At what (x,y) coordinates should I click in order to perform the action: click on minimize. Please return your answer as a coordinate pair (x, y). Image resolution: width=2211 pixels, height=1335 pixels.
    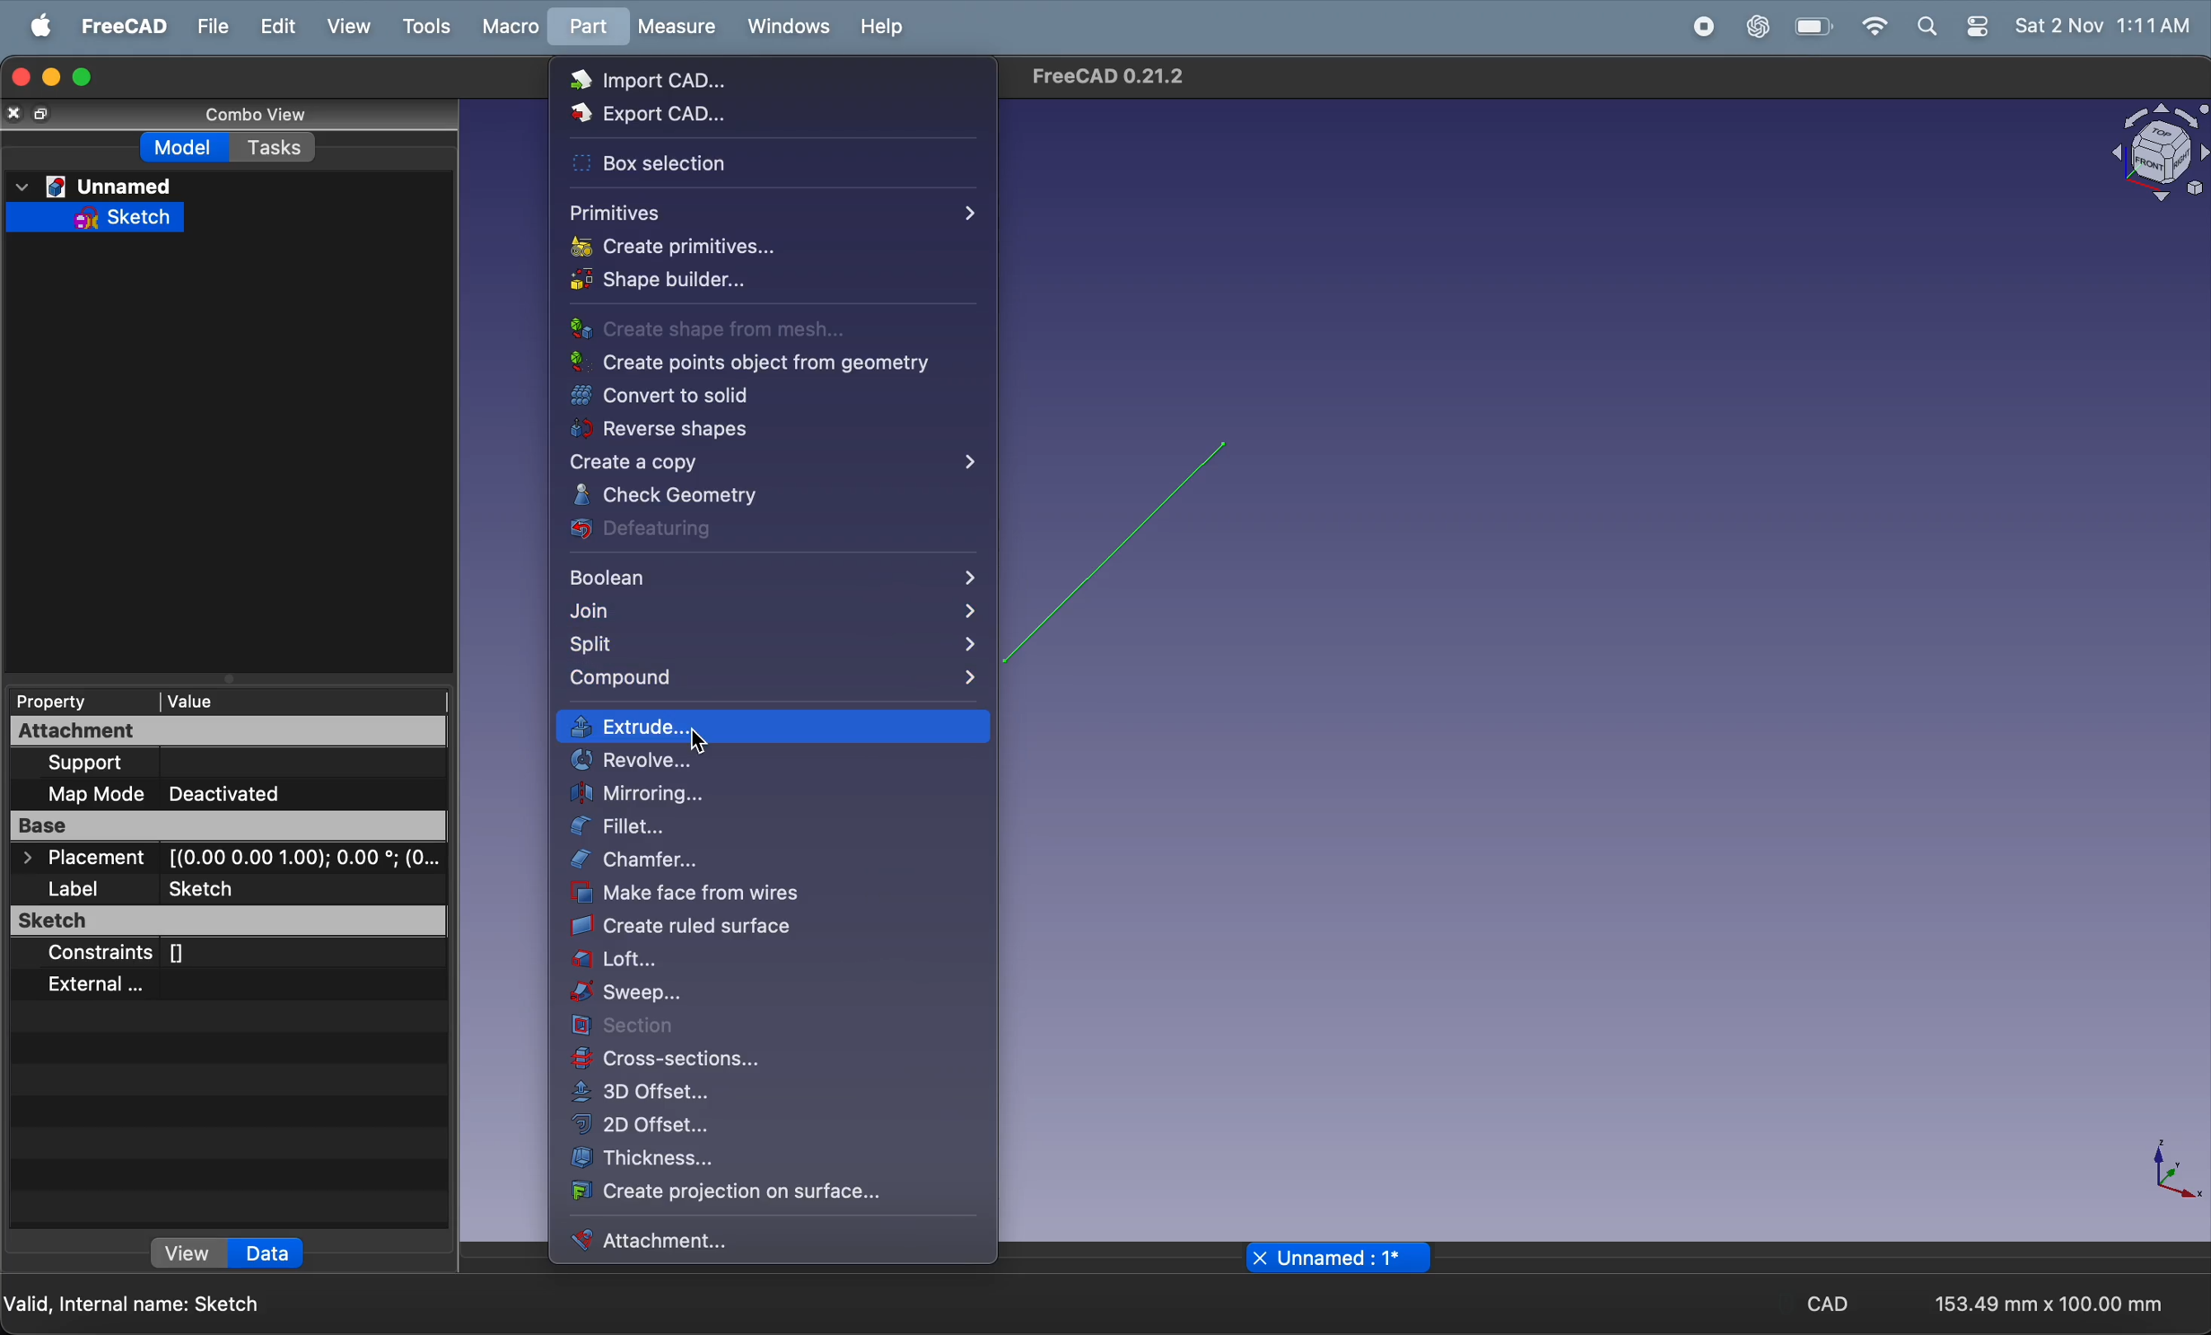
    Looking at the image, I should click on (52, 78).